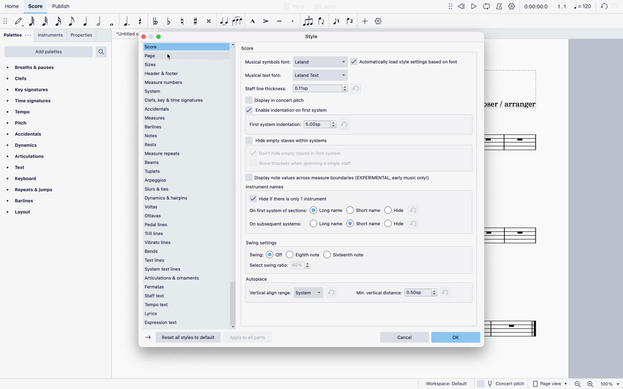 This screenshot has width=623, height=389. What do you see at coordinates (322, 61) in the screenshot?
I see `font` at bounding box center [322, 61].